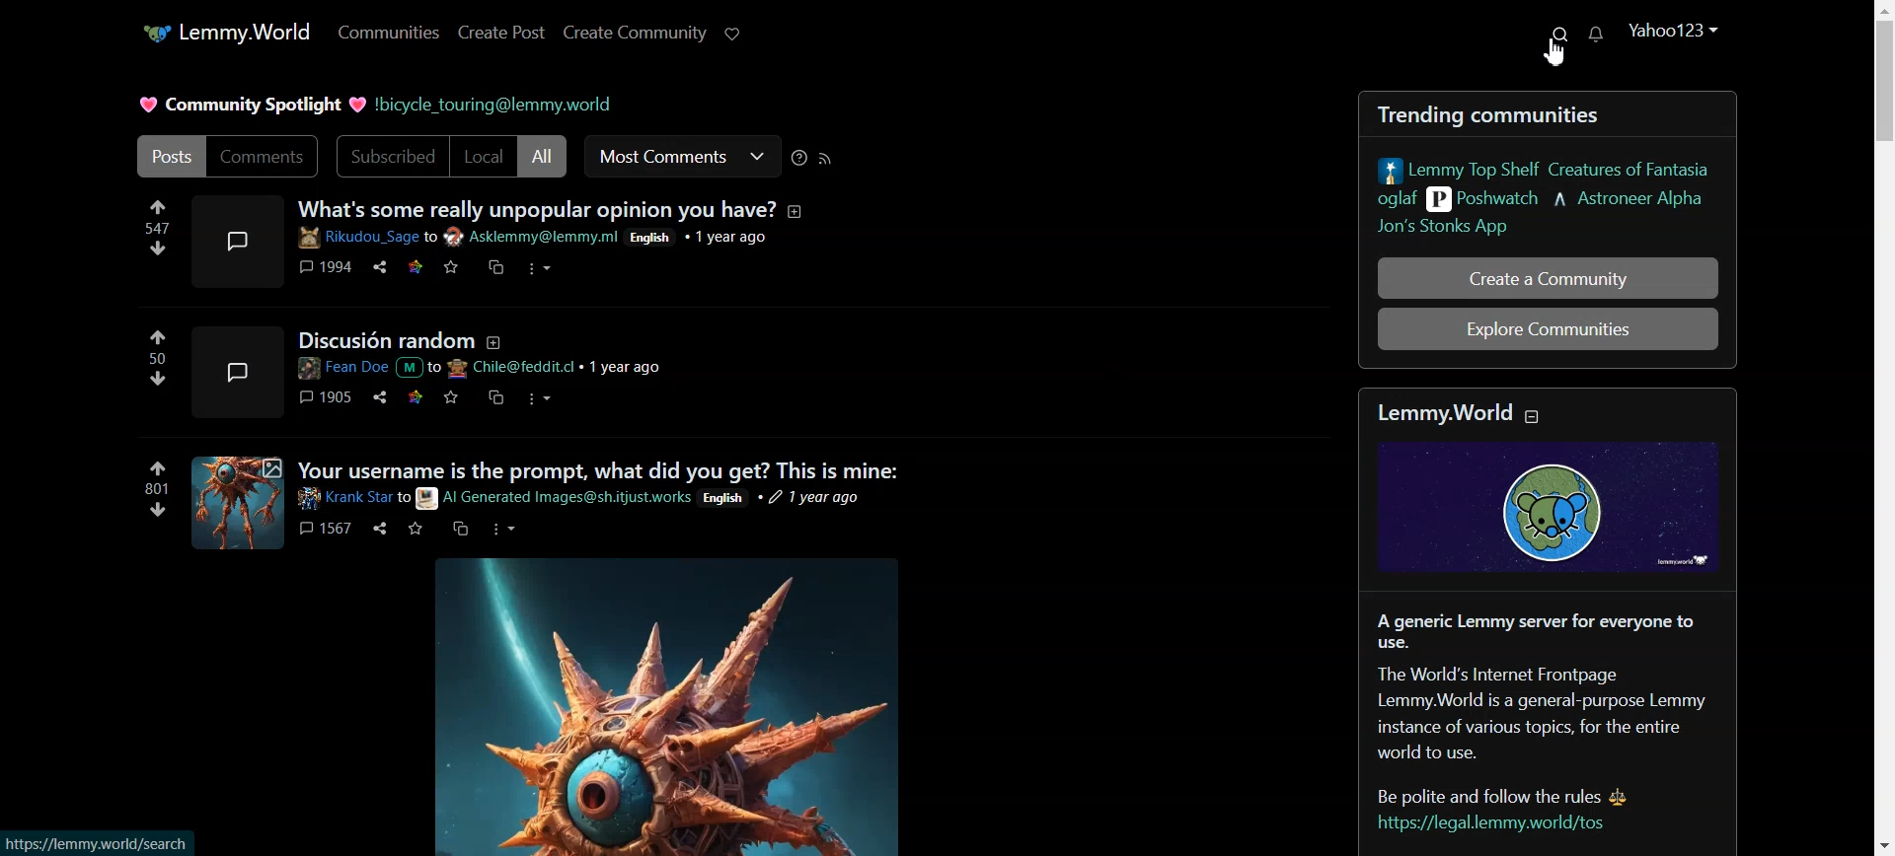  I want to click on 50, so click(152, 358).